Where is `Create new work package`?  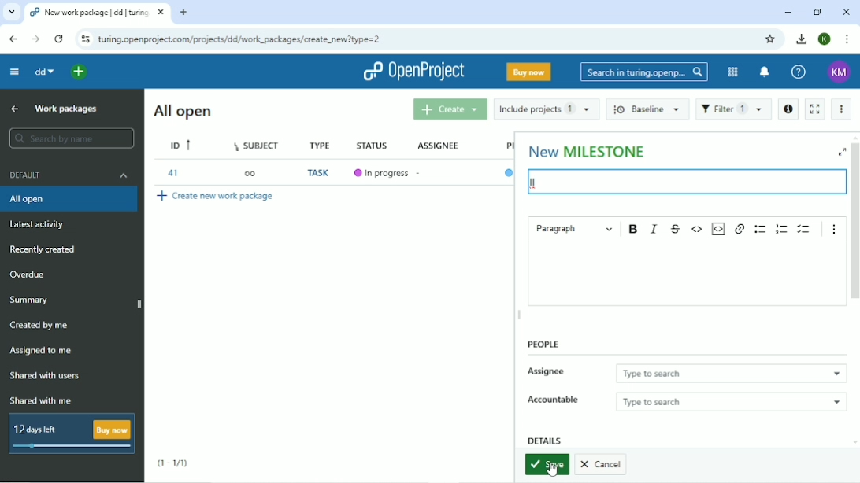
Create new work package is located at coordinates (216, 195).